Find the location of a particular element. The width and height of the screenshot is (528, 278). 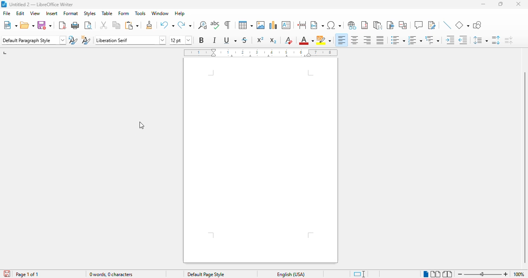

format is located at coordinates (71, 13).